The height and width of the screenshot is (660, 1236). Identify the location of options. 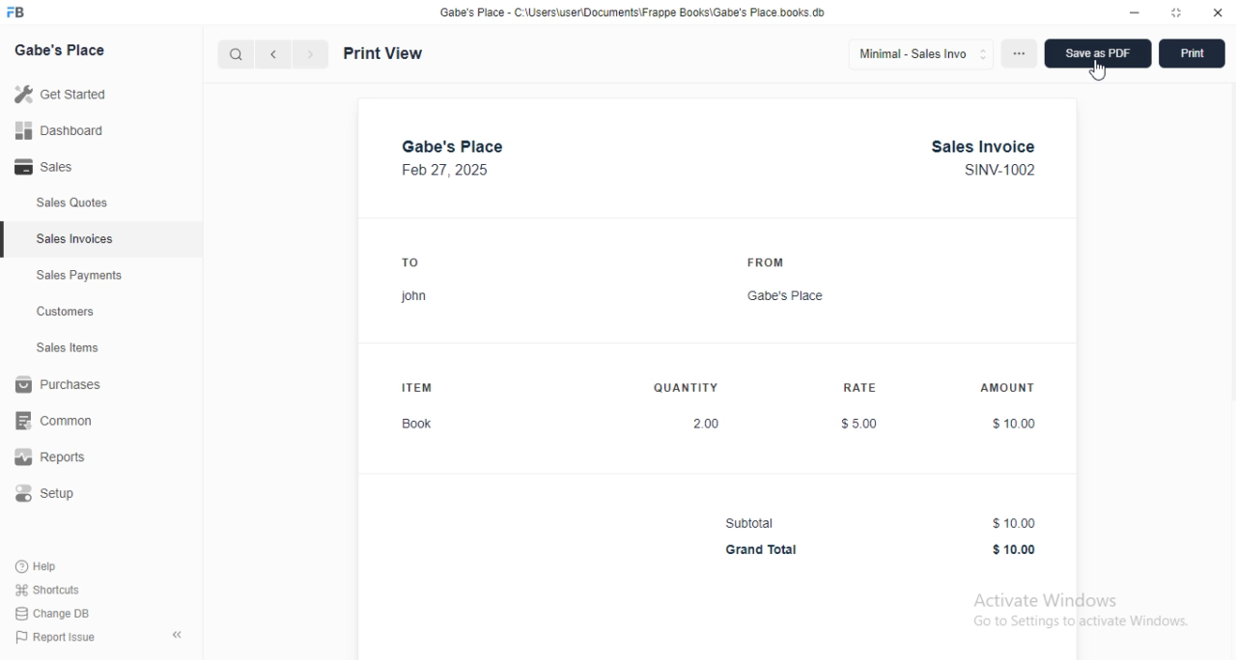
(1019, 53).